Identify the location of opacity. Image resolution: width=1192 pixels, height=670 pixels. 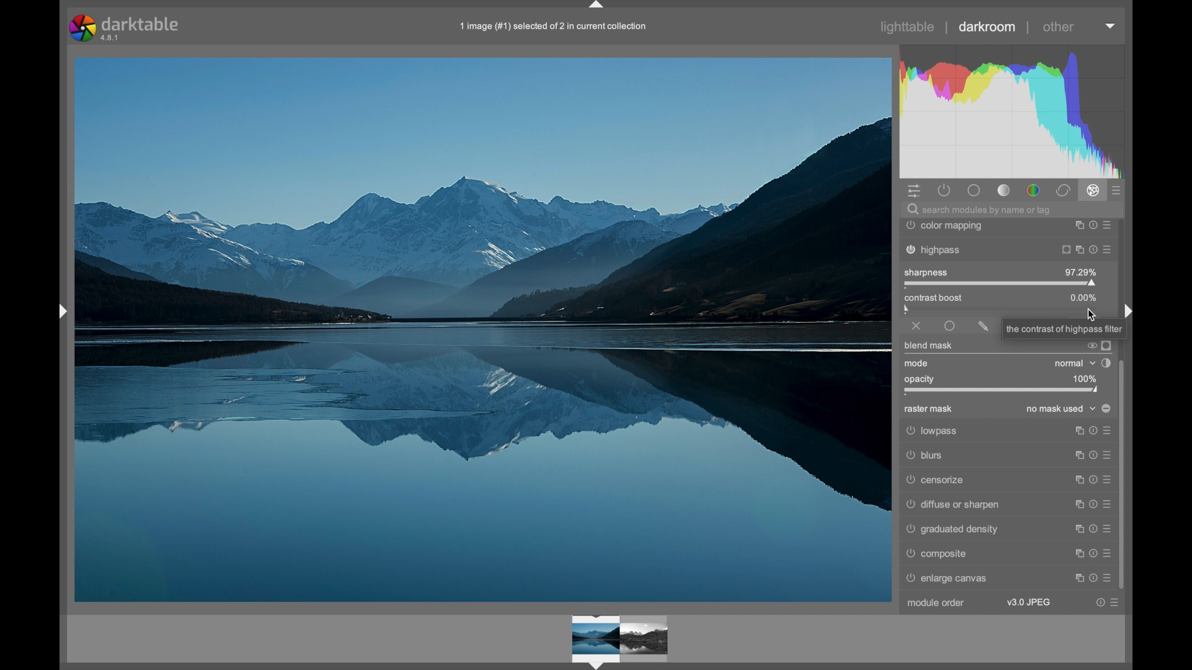
(921, 378).